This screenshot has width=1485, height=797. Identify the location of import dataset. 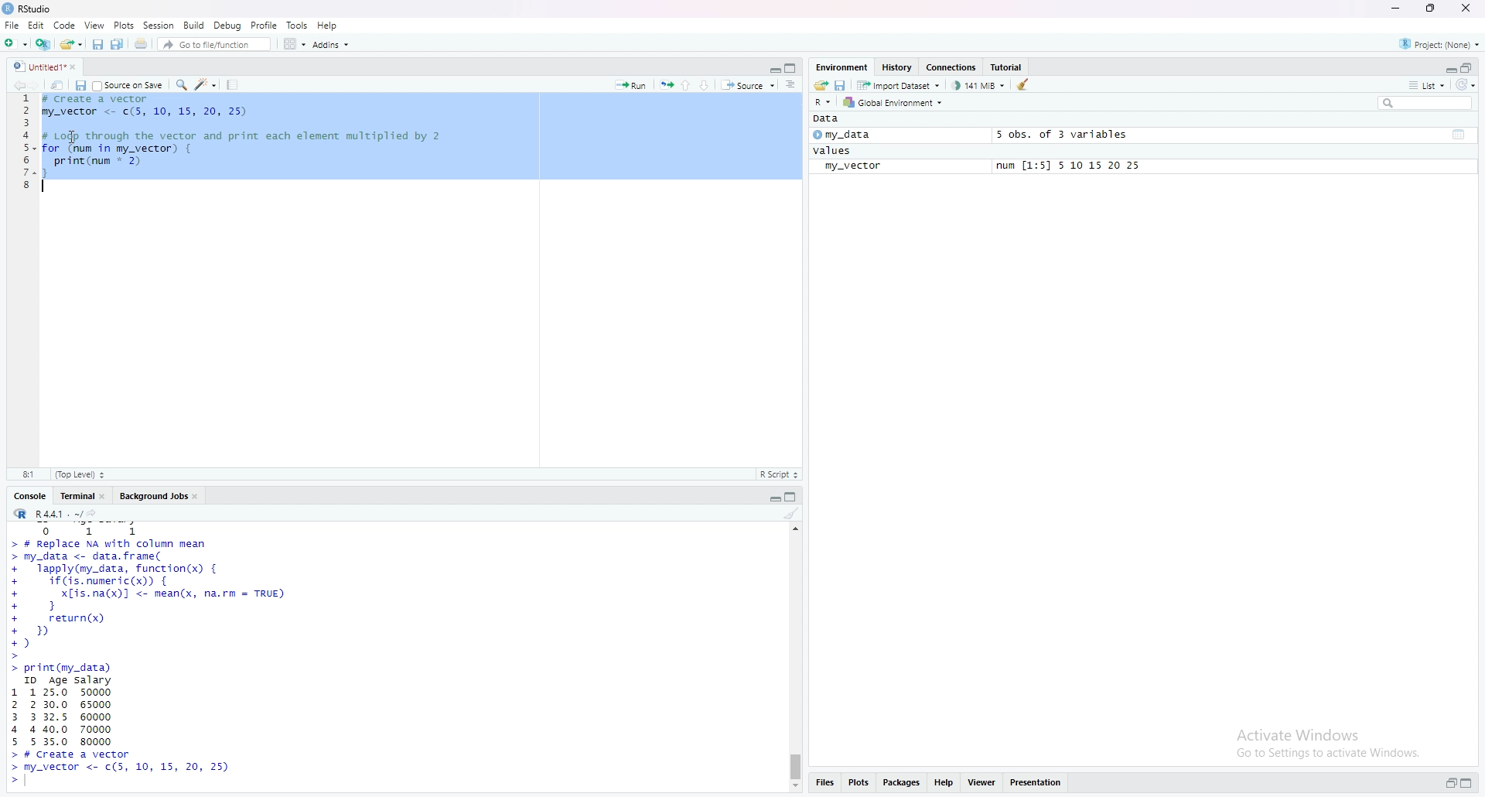
(899, 85).